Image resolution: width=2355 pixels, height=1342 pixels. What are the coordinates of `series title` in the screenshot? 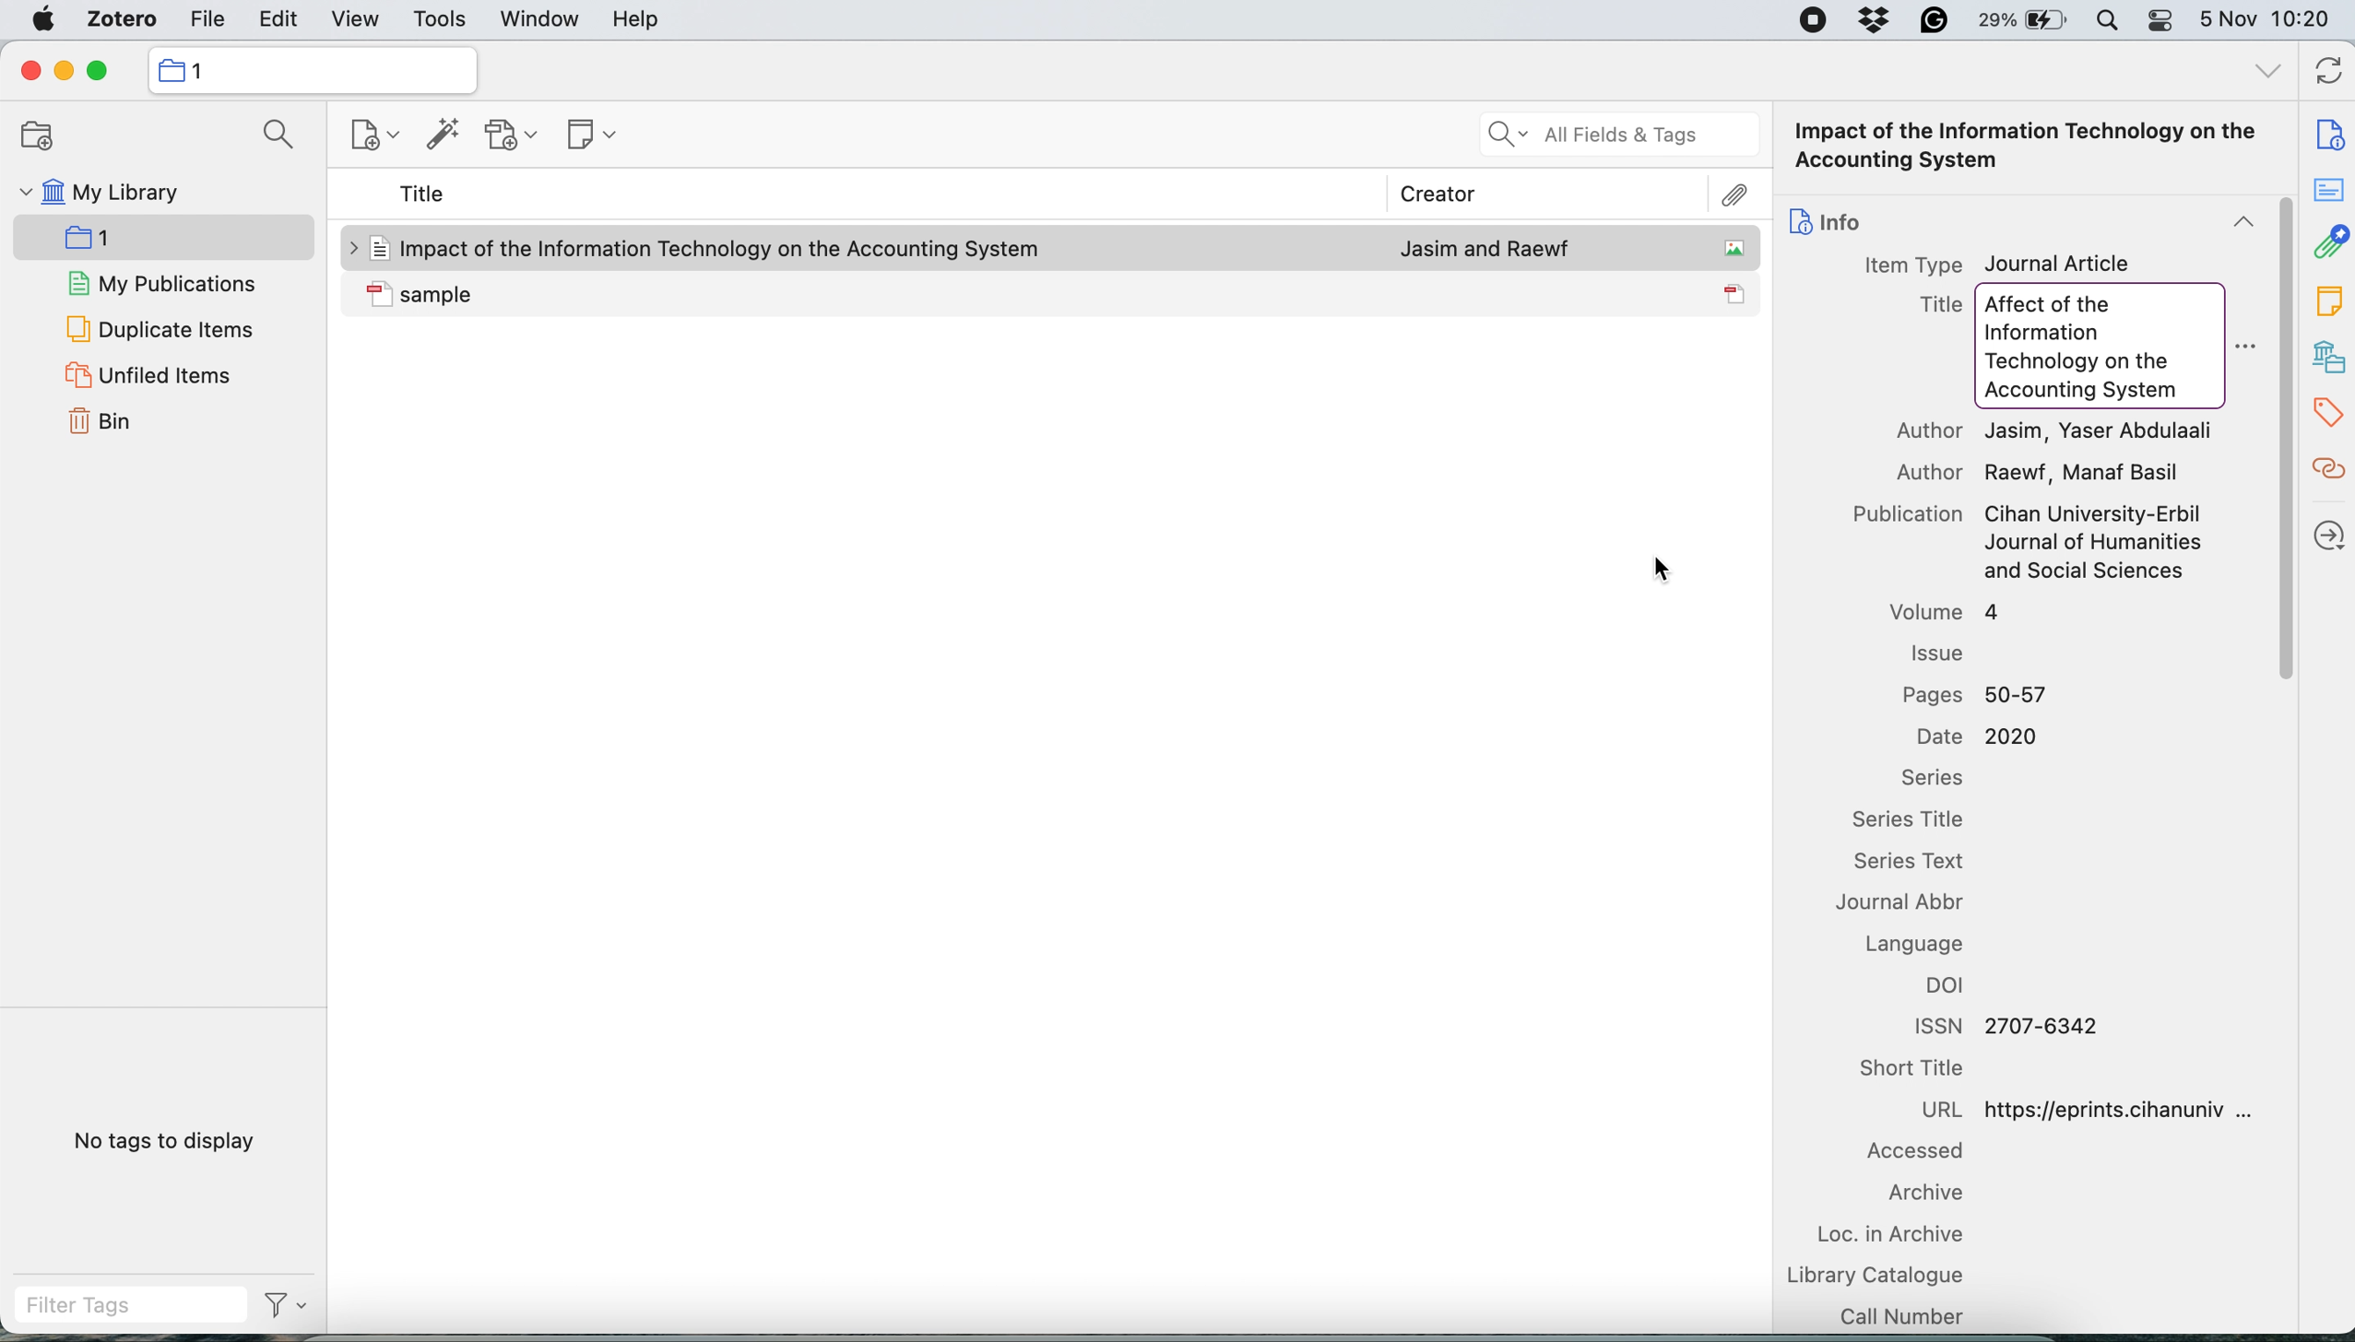 It's located at (1914, 822).